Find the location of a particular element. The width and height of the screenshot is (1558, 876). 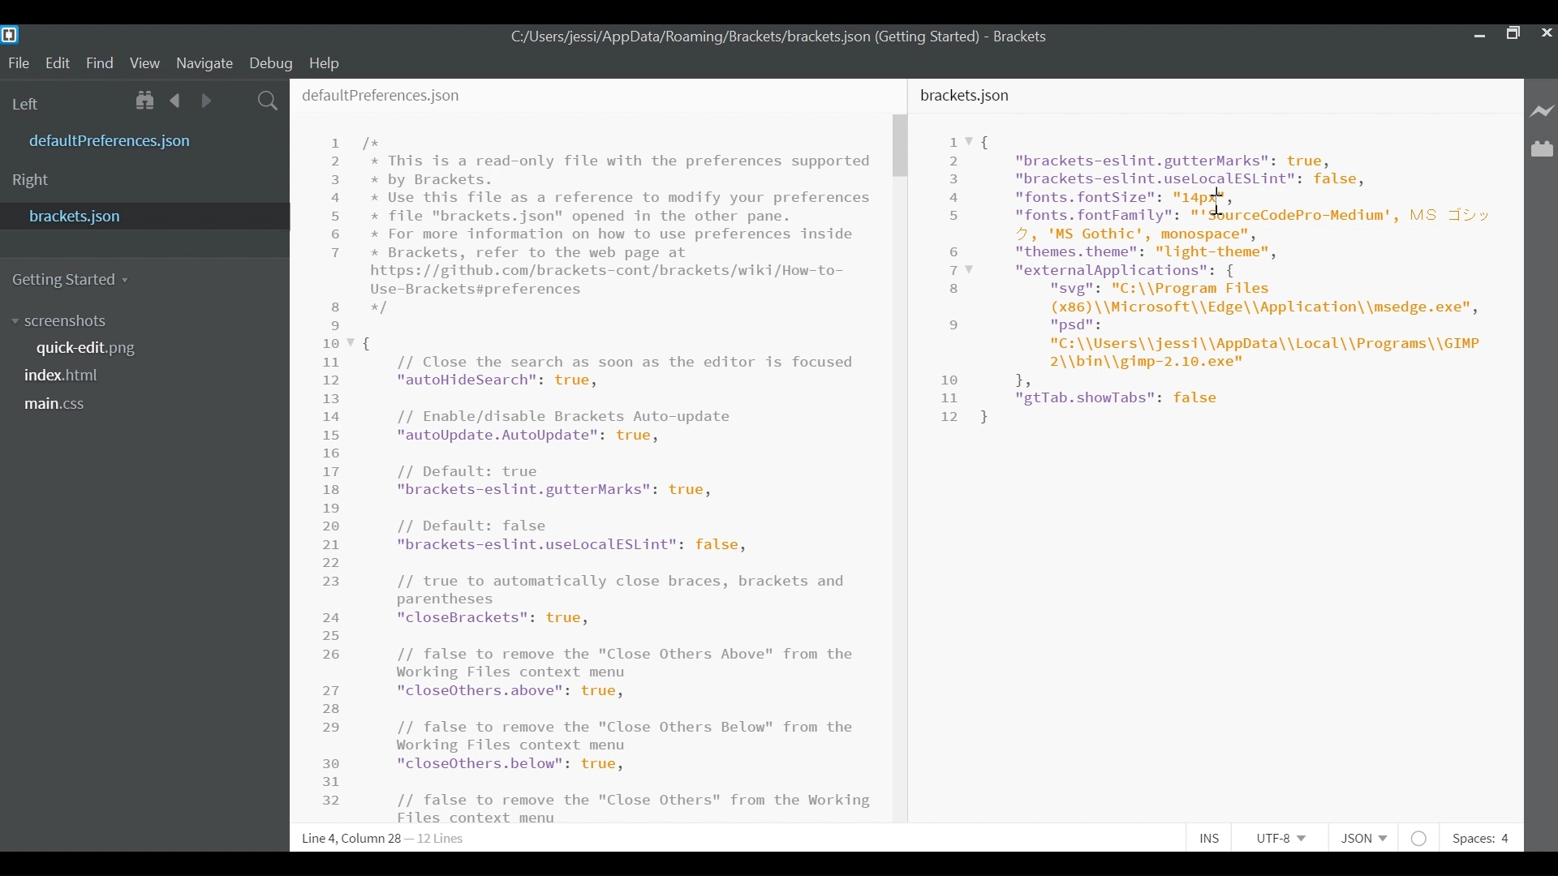

Cursor is located at coordinates (1220, 200).